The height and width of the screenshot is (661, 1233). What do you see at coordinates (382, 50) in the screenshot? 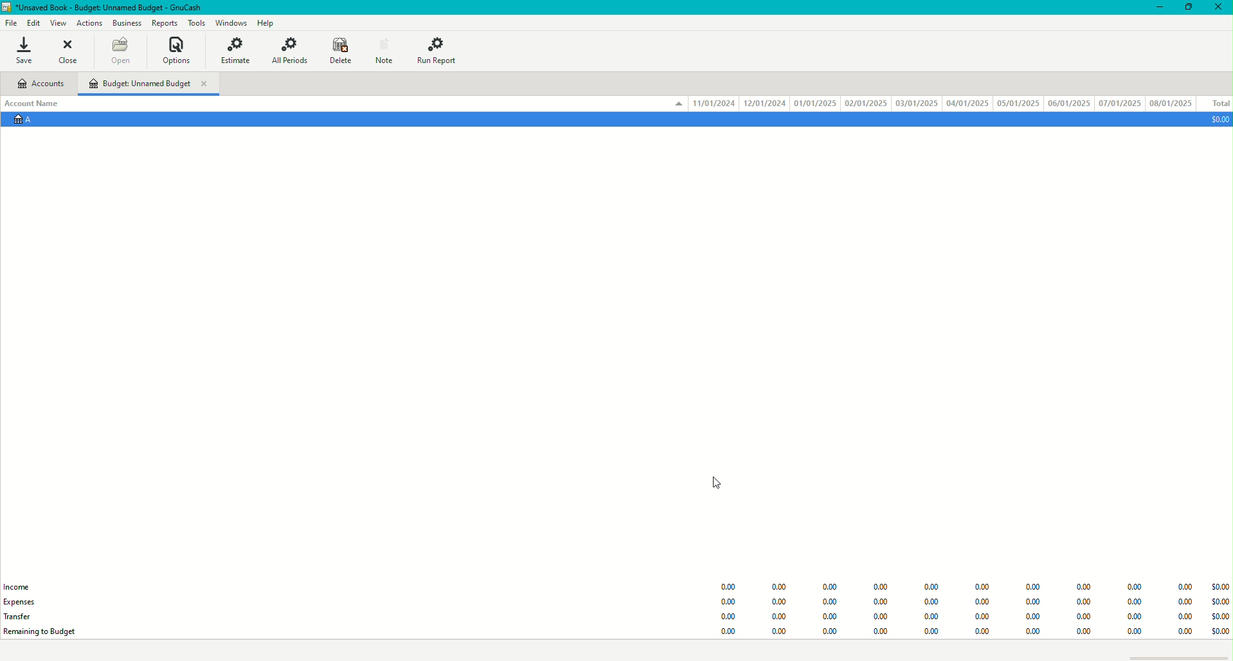
I see `Notes` at bounding box center [382, 50].